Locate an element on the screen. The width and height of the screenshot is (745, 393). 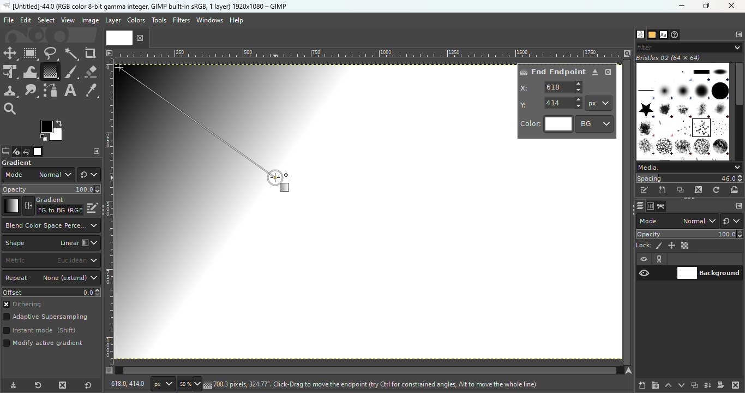
Fuzzy select tool  is located at coordinates (72, 53).